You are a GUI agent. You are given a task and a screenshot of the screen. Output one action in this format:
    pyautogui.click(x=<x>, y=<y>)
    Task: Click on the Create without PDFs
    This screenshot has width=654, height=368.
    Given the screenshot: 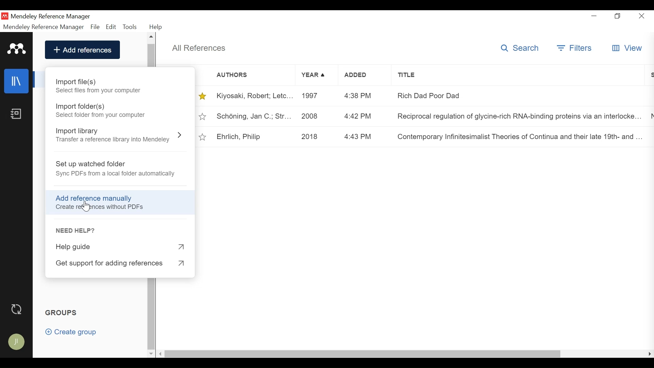 What is the action you would take?
    pyautogui.click(x=99, y=208)
    